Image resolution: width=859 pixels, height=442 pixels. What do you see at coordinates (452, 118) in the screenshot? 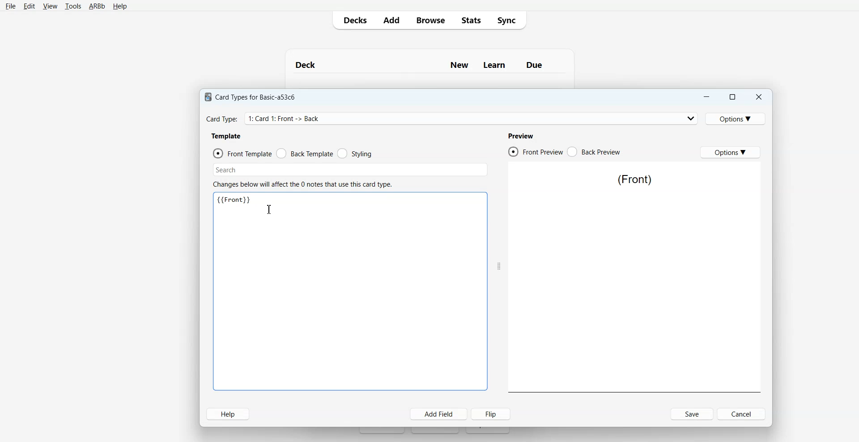
I see `Card Type` at bounding box center [452, 118].